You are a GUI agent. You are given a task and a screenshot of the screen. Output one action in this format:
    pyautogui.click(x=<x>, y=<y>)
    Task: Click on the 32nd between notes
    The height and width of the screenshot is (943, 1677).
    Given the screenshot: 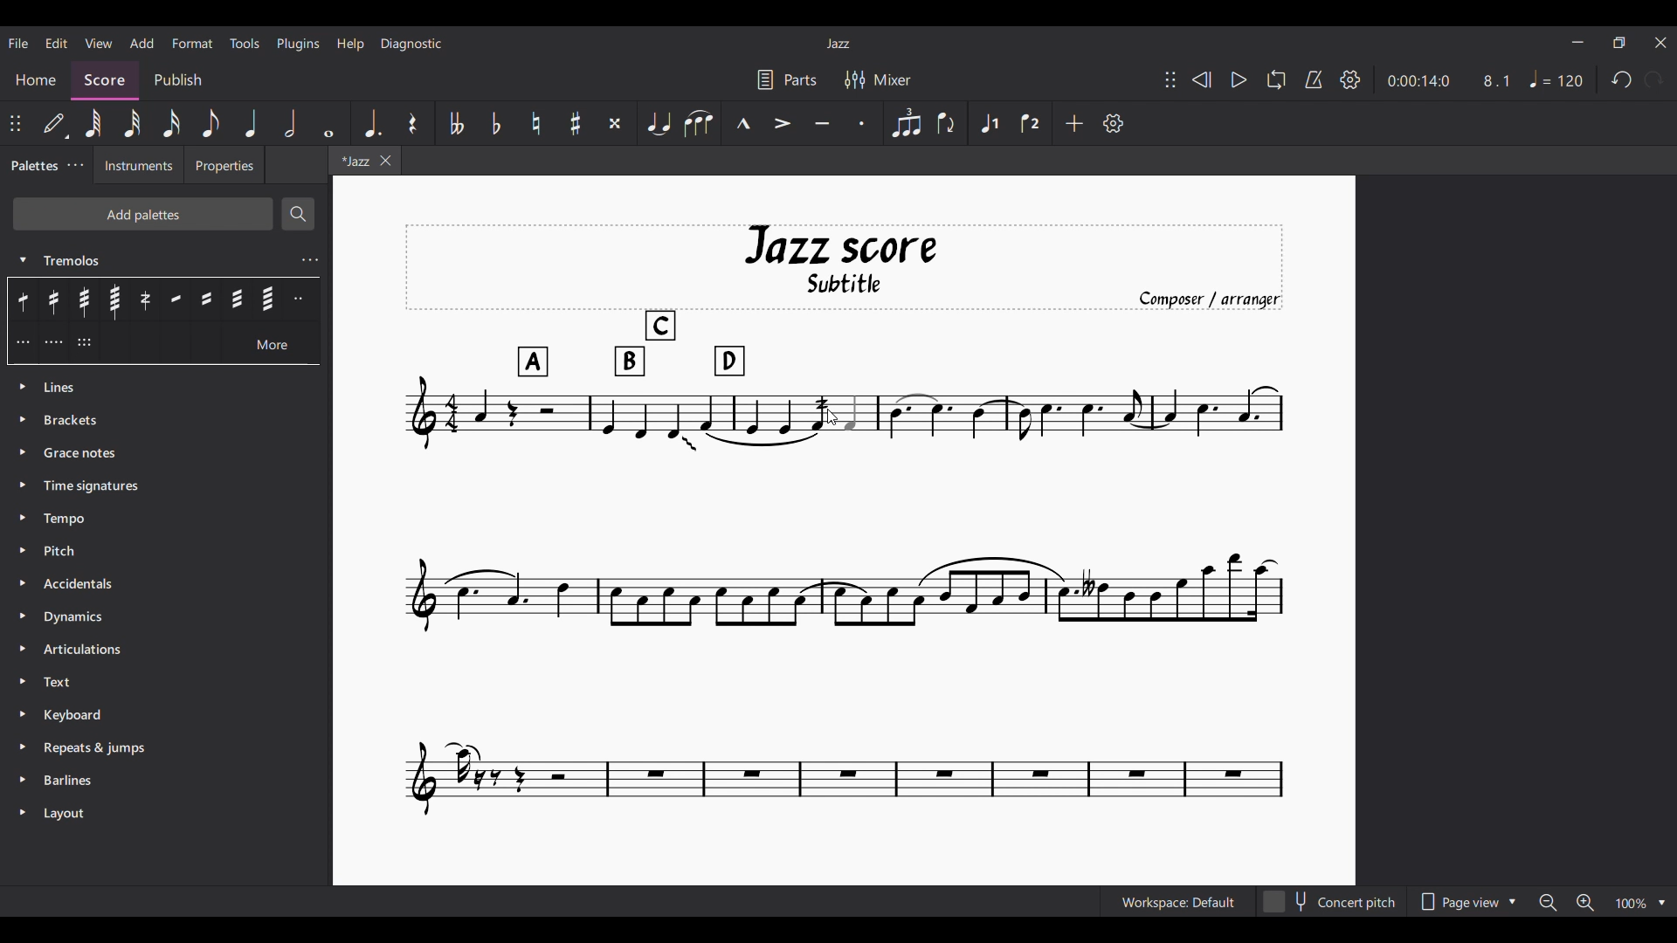 What is the action you would take?
    pyautogui.click(x=237, y=299)
    